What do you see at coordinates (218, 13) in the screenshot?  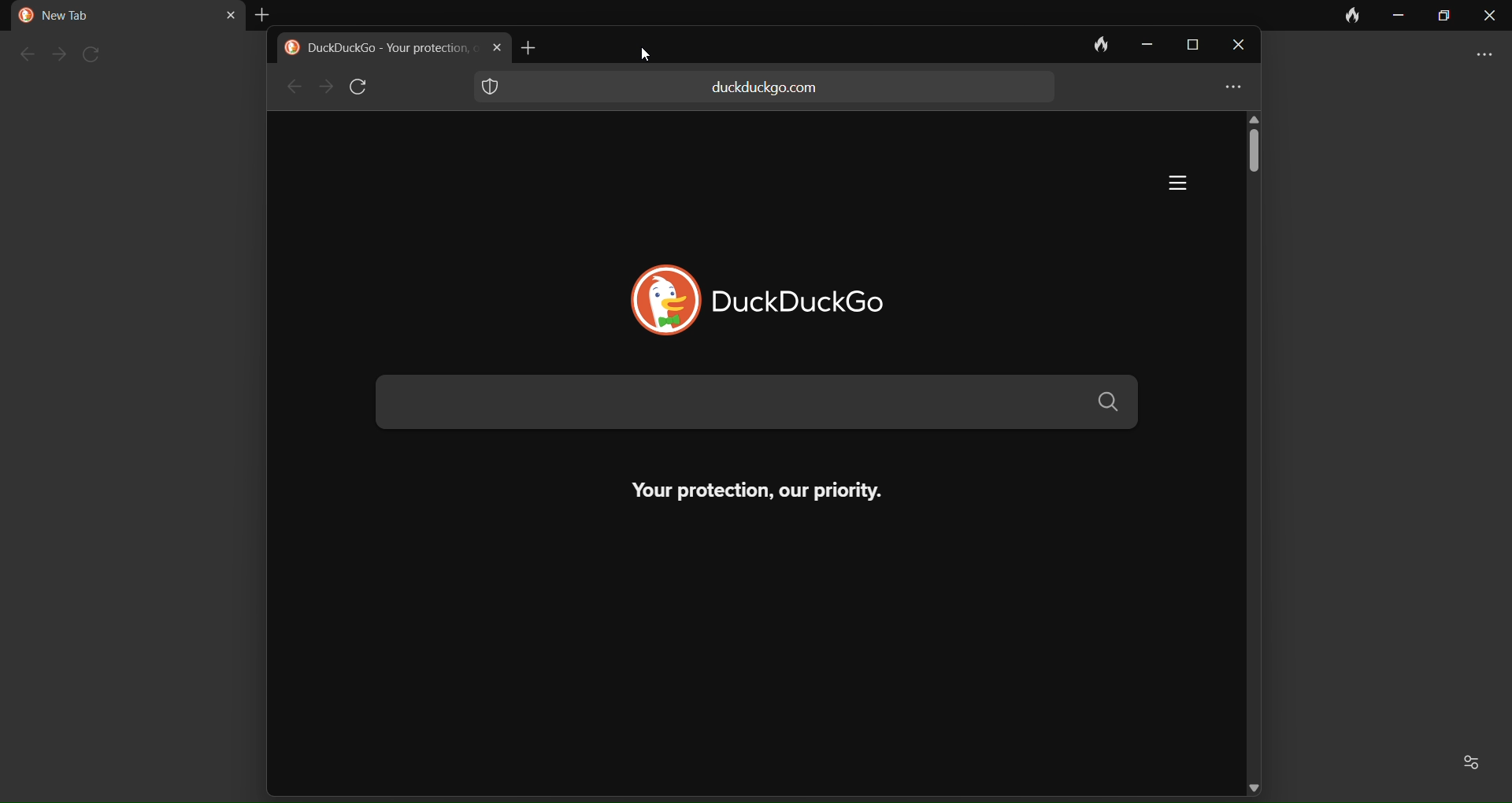 I see `close tab` at bounding box center [218, 13].